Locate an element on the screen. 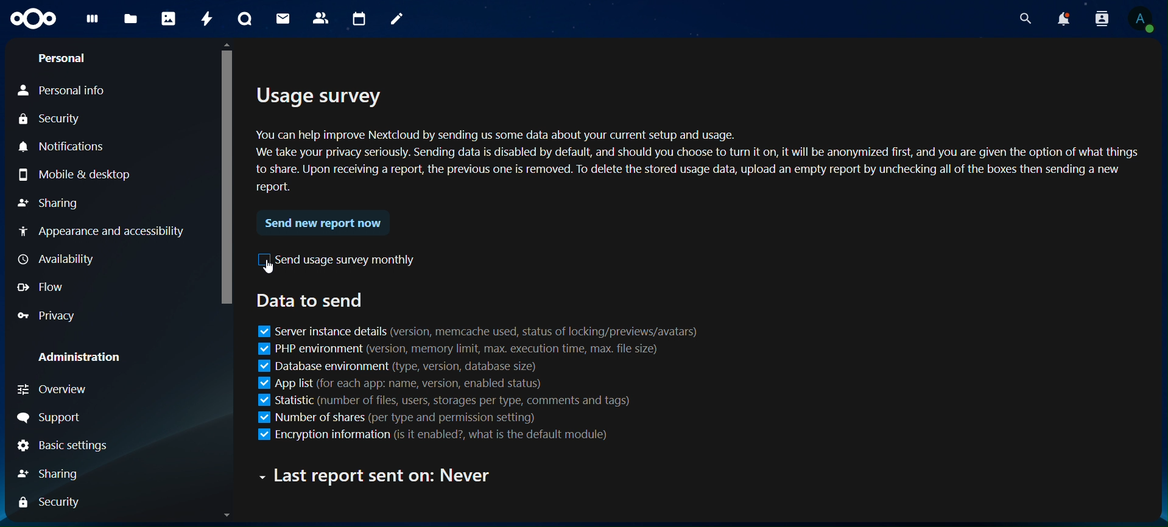  PHP environment is located at coordinates (458, 350).